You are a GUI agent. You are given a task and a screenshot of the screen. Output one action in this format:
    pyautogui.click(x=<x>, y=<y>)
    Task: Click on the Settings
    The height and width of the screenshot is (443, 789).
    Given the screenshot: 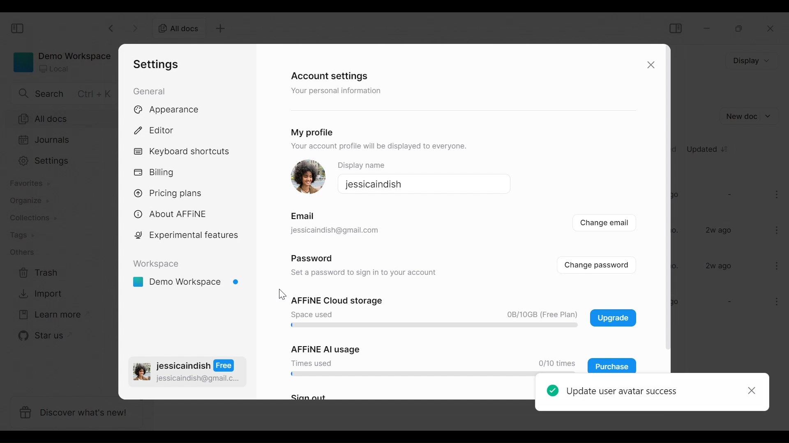 What is the action you would take?
    pyautogui.click(x=155, y=64)
    